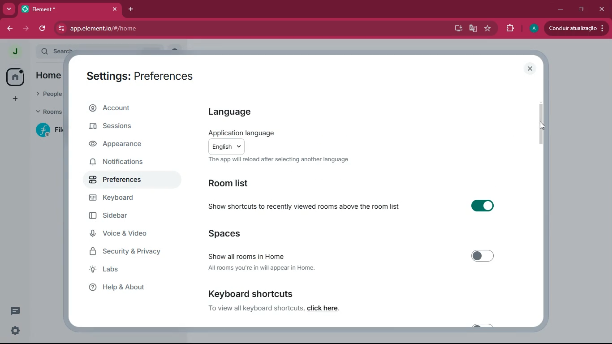 The height and width of the screenshot is (344, 612). I want to click on keyboard shortcuts, so click(259, 293).